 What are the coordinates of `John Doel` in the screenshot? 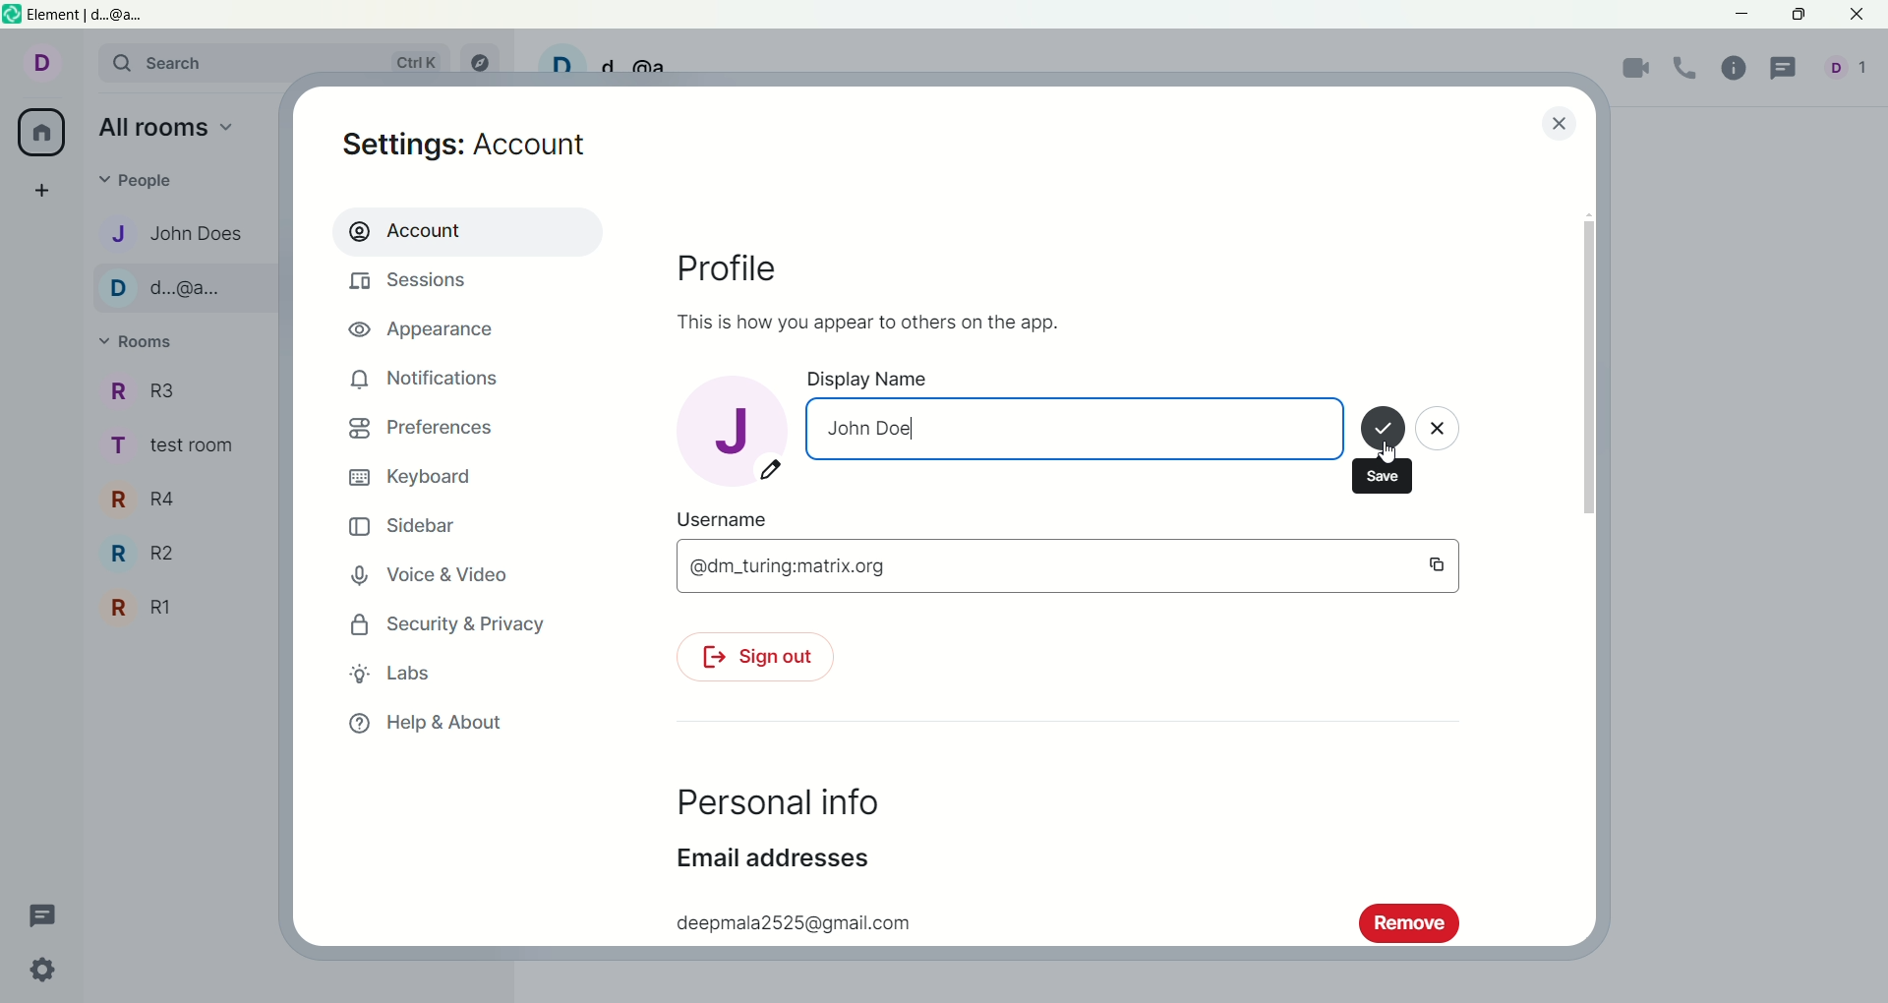 It's located at (1076, 430).